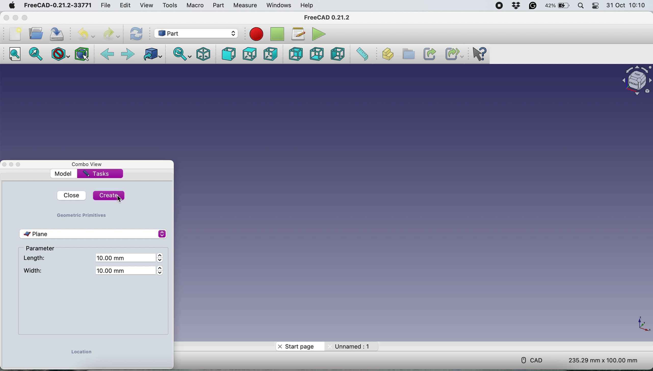  Describe the element at coordinates (478, 54) in the screenshot. I see `What's this?` at that location.